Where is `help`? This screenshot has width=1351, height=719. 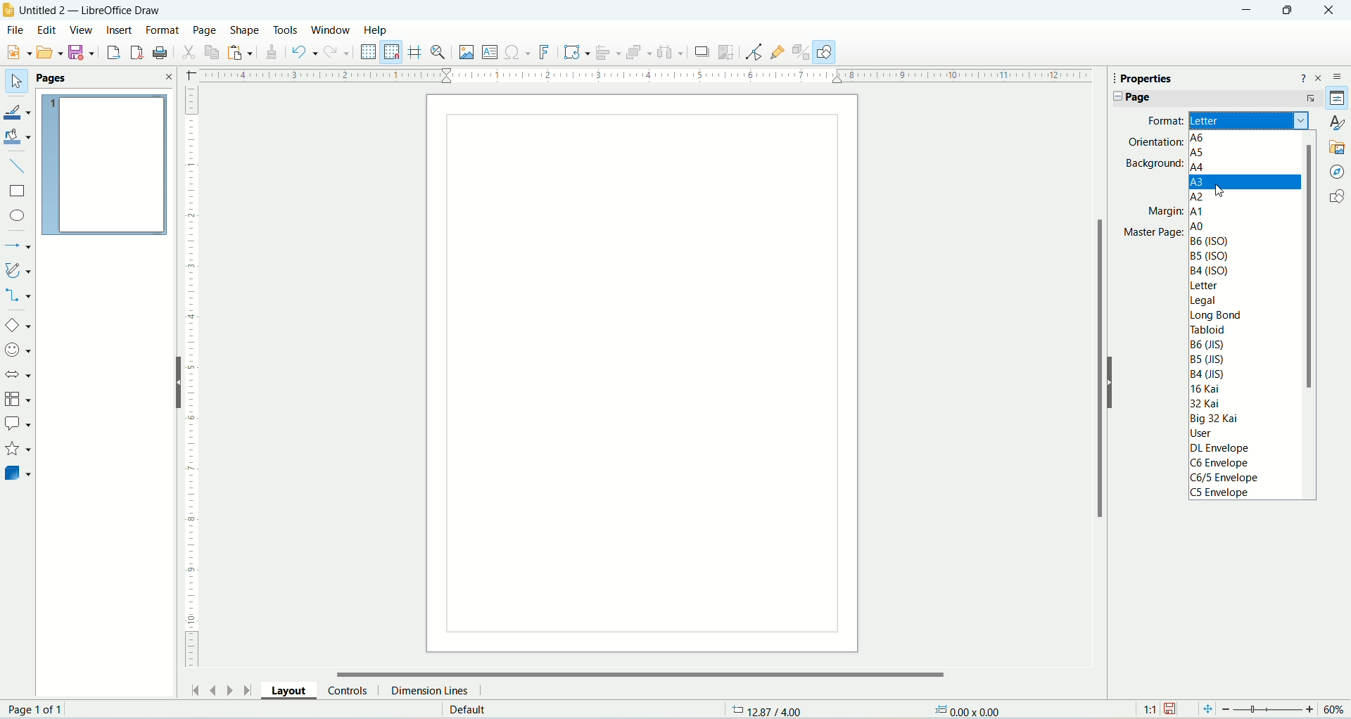
help is located at coordinates (1302, 80).